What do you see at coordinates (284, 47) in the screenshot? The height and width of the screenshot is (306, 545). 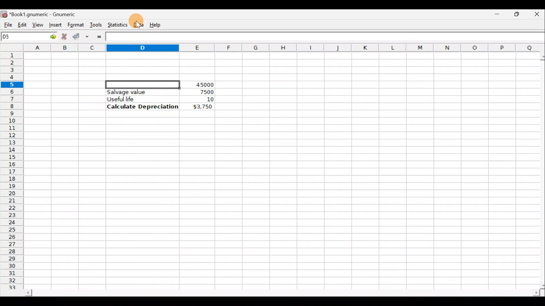 I see `Columns` at bounding box center [284, 47].